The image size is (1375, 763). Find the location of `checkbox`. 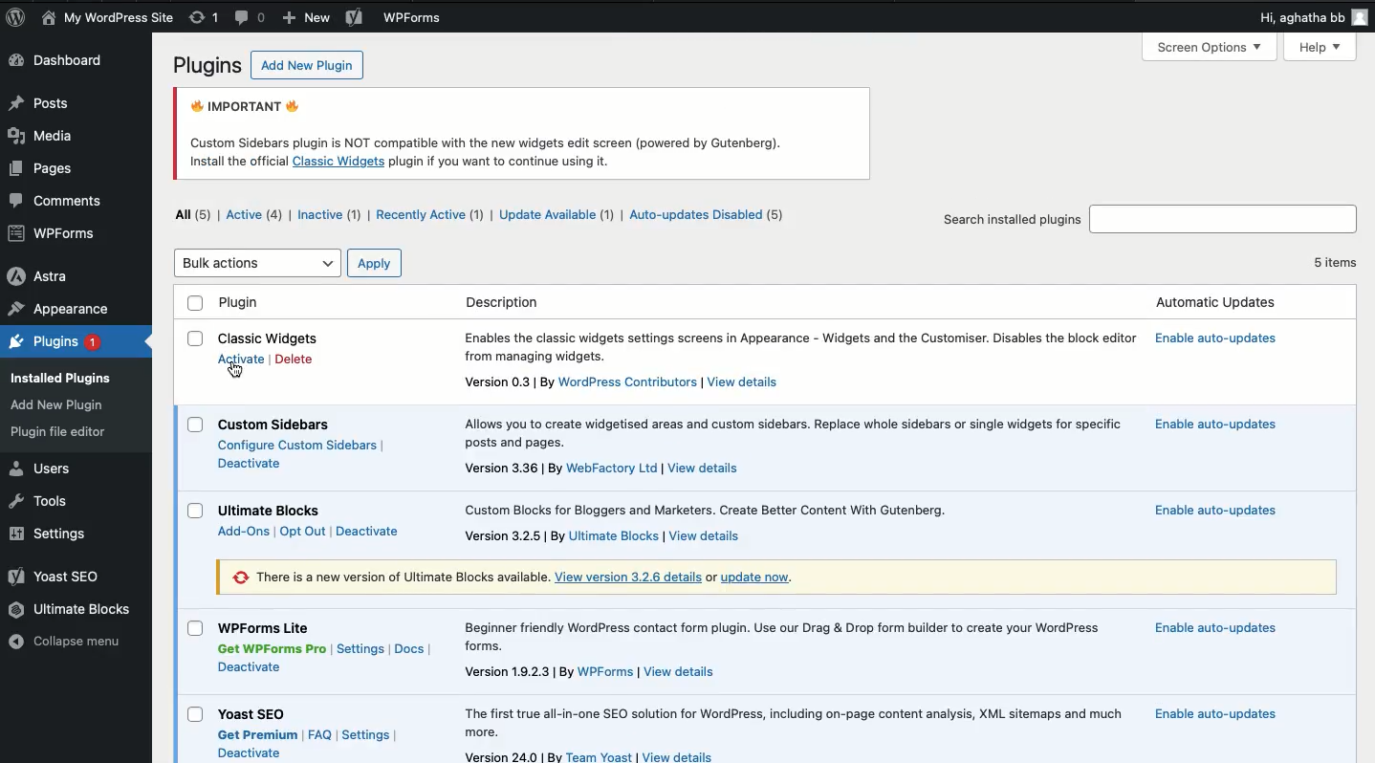

checkbox is located at coordinates (196, 511).